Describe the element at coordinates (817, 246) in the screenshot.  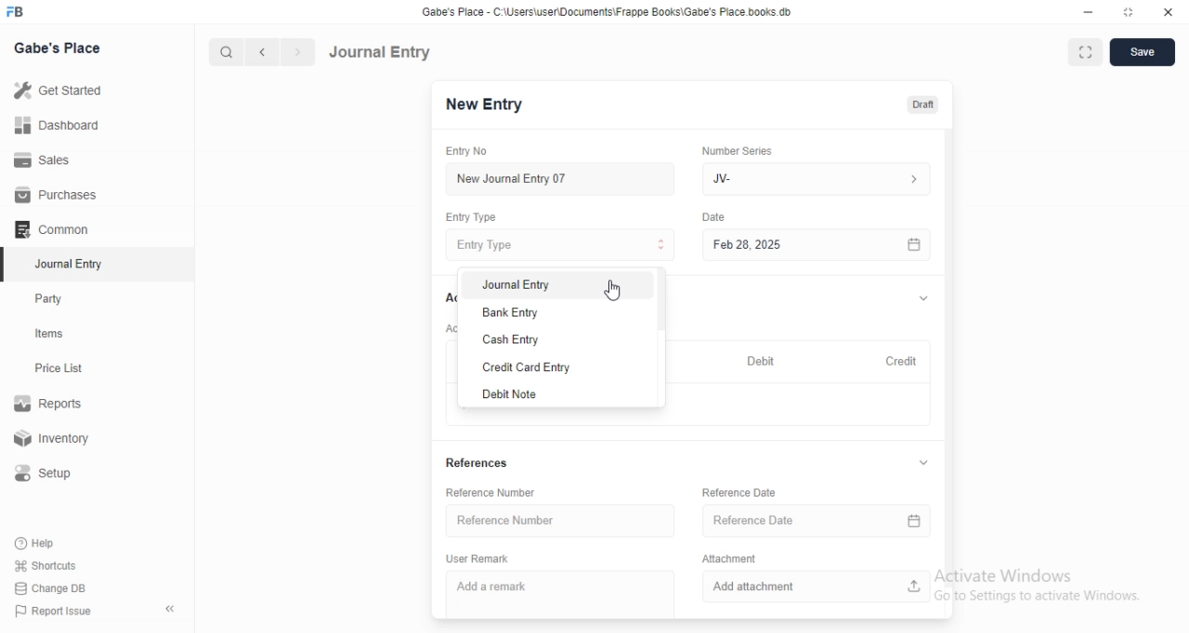
I see `Feb 28, 2025` at that location.